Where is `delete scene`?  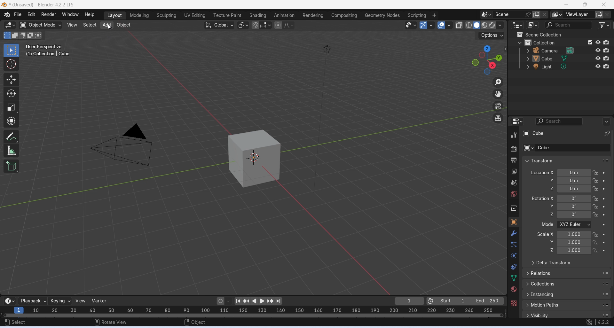
delete scene is located at coordinates (545, 14).